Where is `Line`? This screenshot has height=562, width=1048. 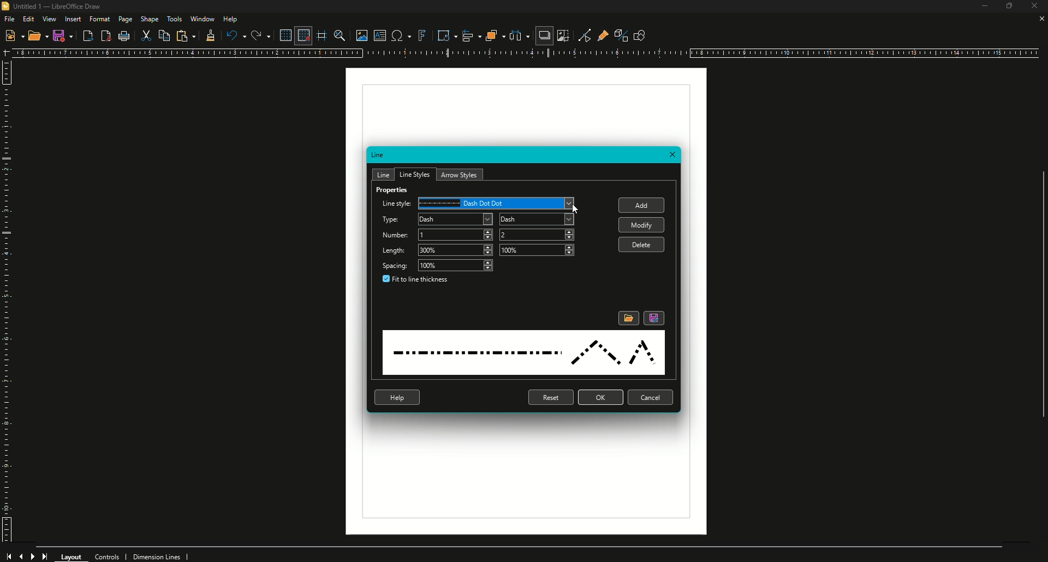
Line is located at coordinates (379, 156).